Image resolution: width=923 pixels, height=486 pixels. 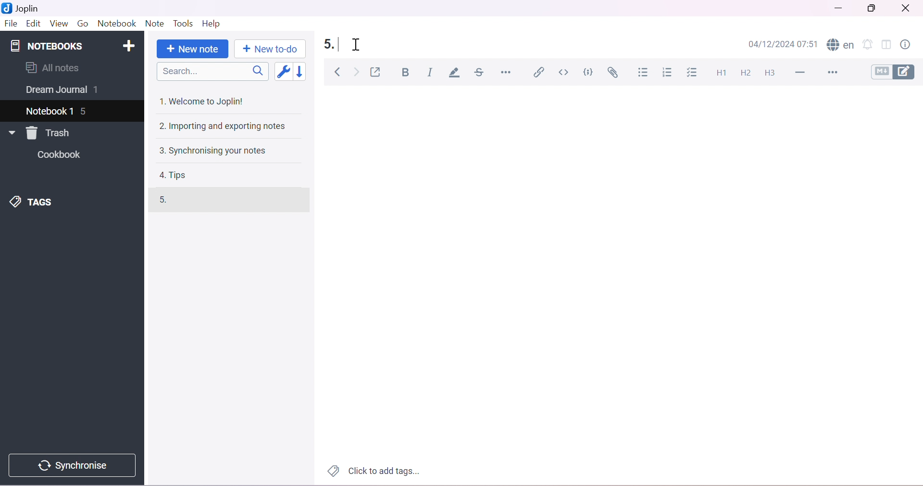 I want to click on Insert/edit link, so click(x=538, y=72).